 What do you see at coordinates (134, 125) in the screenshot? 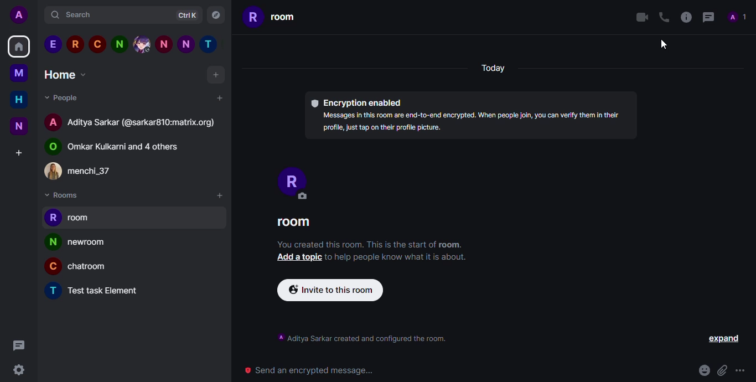
I see `account` at bounding box center [134, 125].